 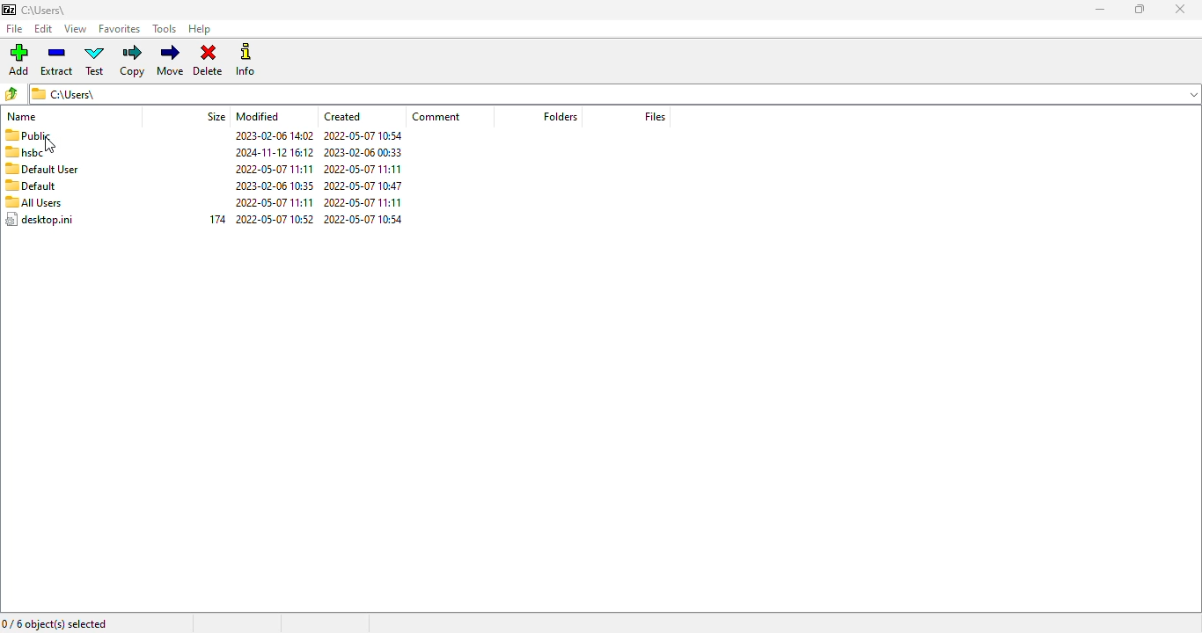 I want to click on add, so click(x=18, y=59).